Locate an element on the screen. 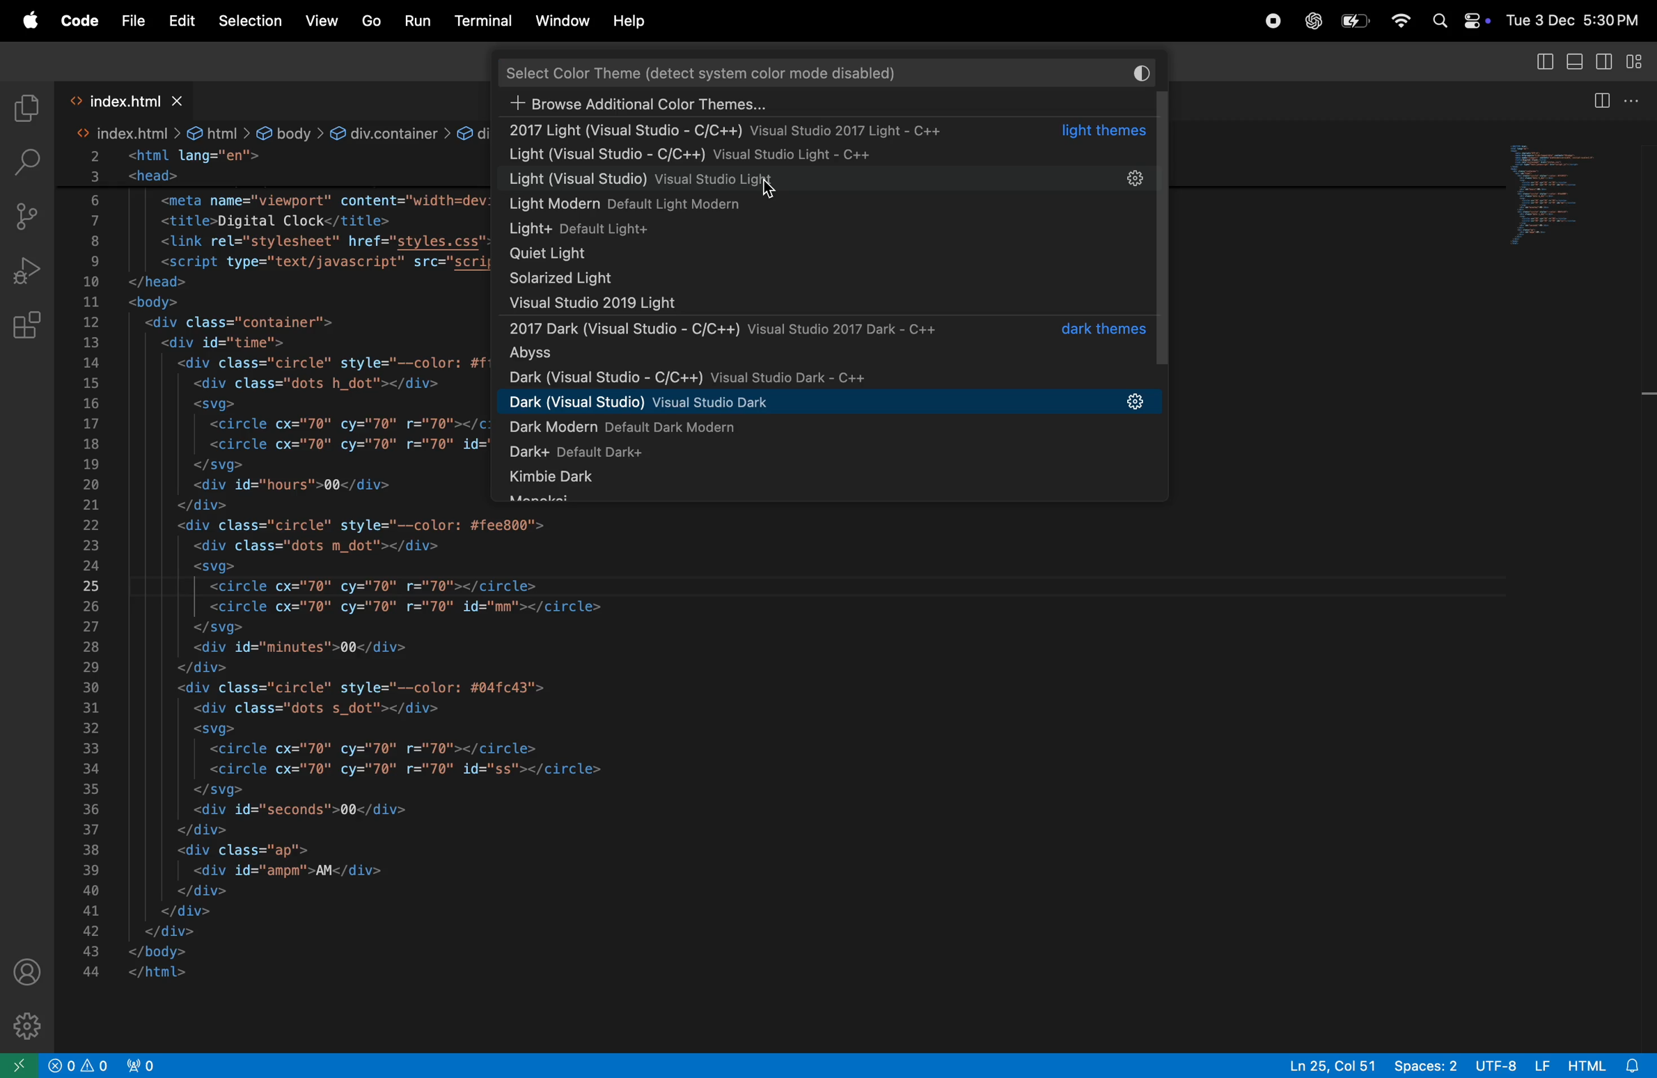 Image resolution: width=1657 pixels, height=1078 pixels. view is located at coordinates (320, 22).